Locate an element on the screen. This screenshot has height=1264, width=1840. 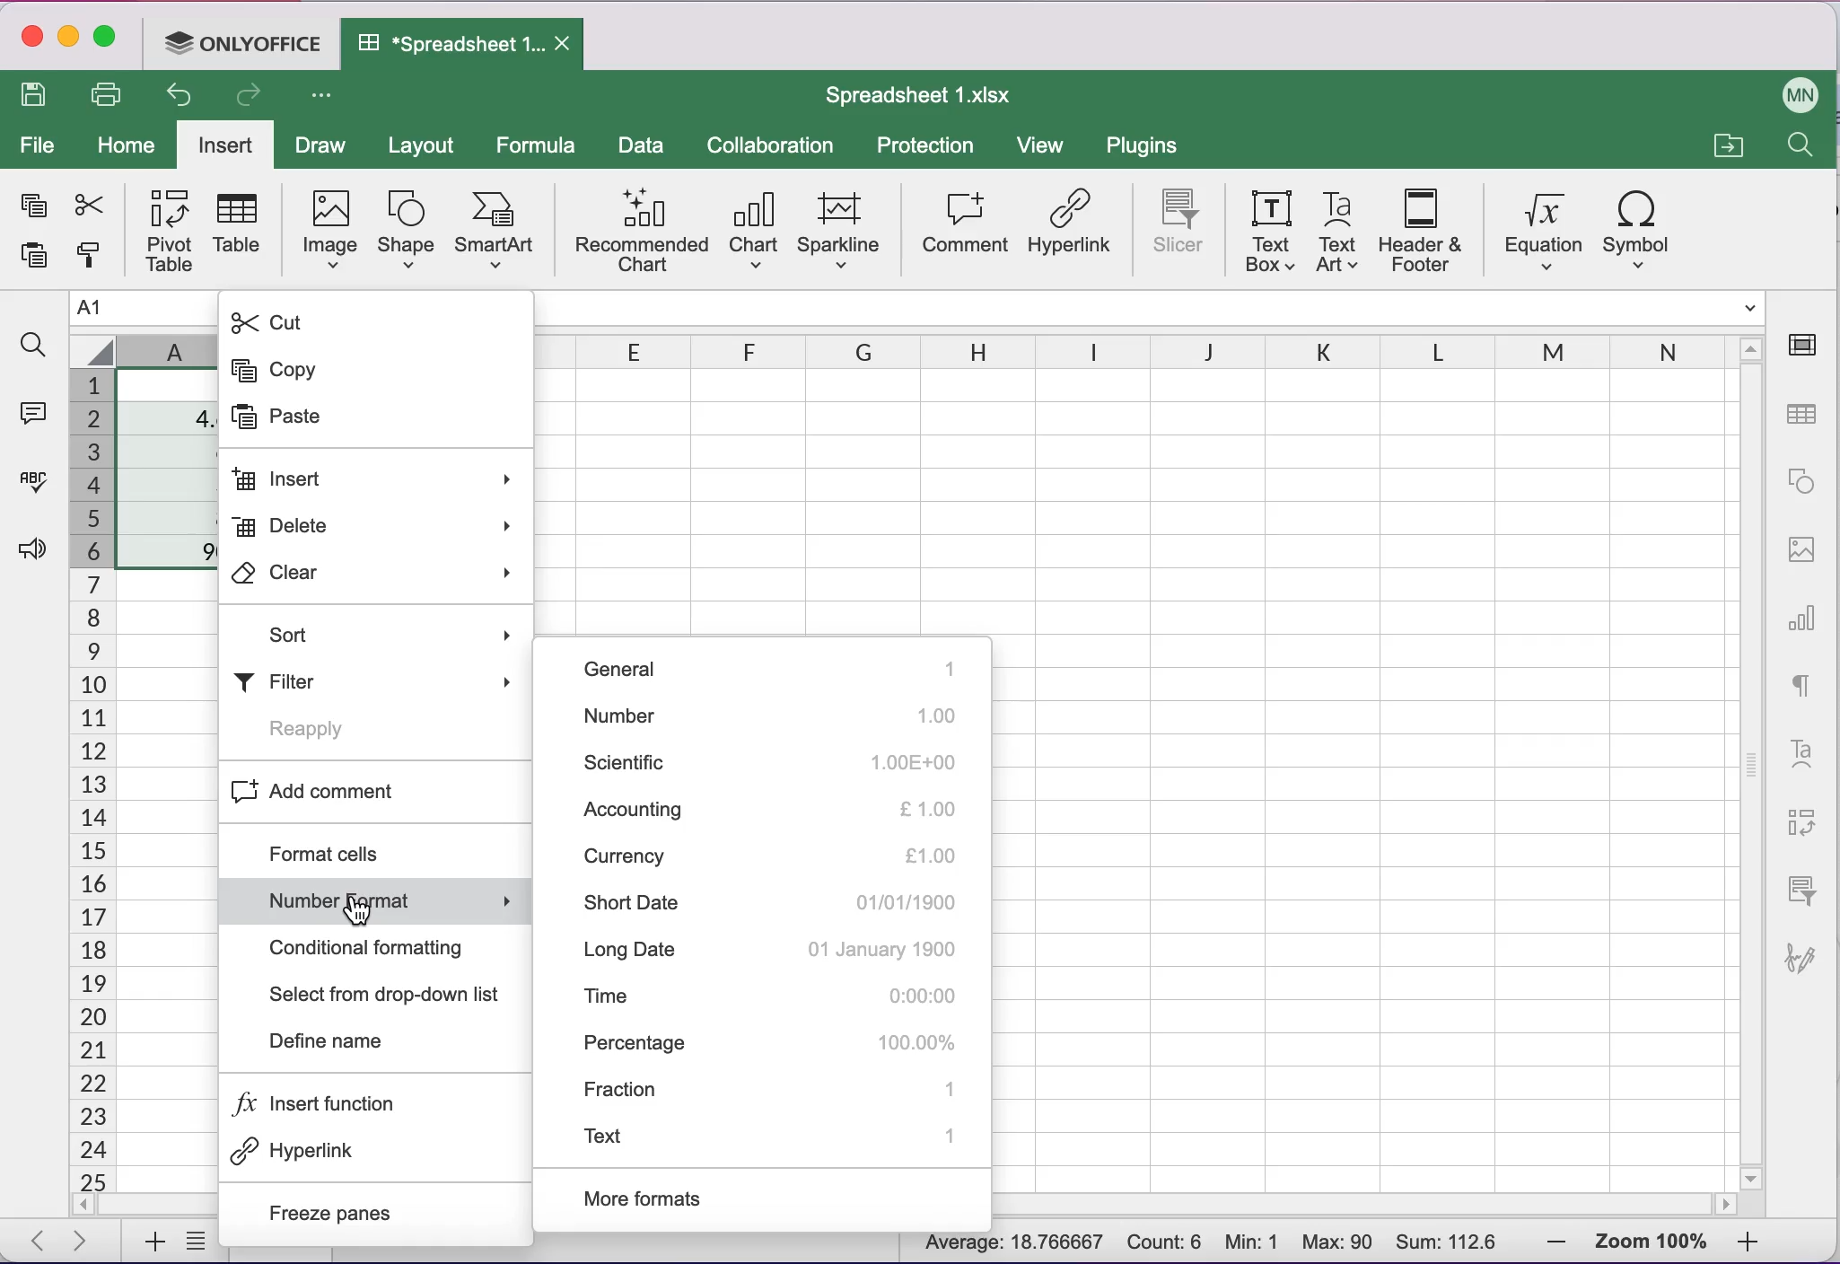
pivot table is located at coordinates (163, 230).